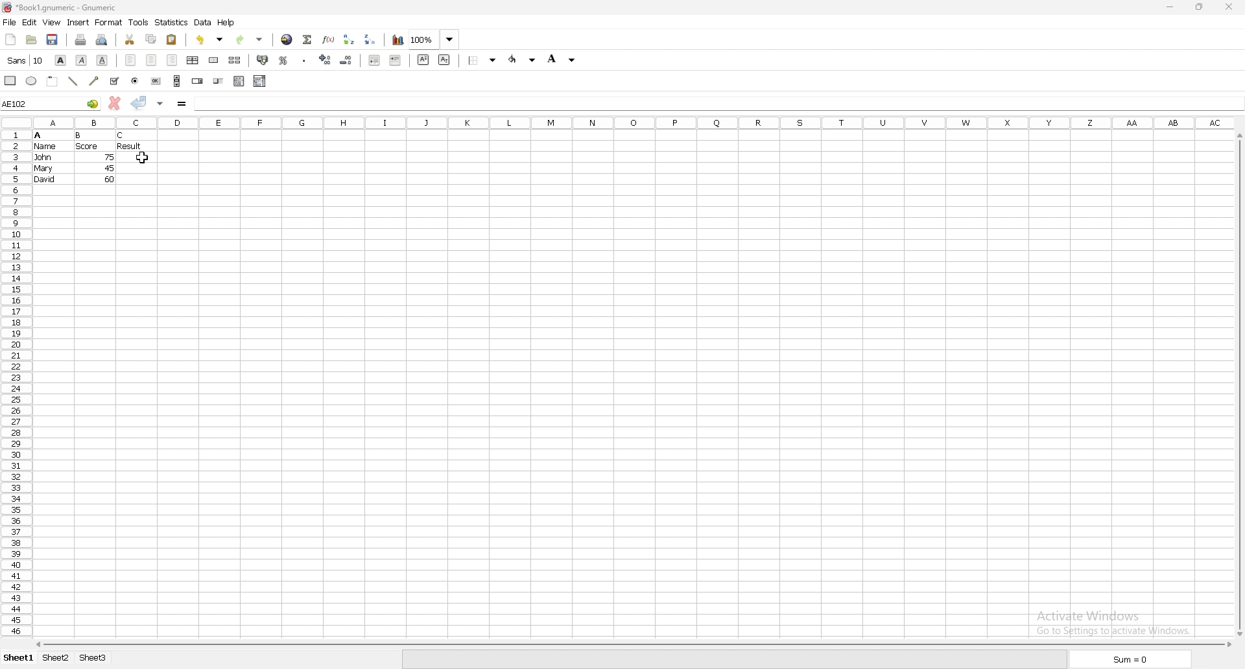 This screenshot has height=669, width=1245. Describe the element at coordinates (156, 81) in the screenshot. I see `button` at that location.